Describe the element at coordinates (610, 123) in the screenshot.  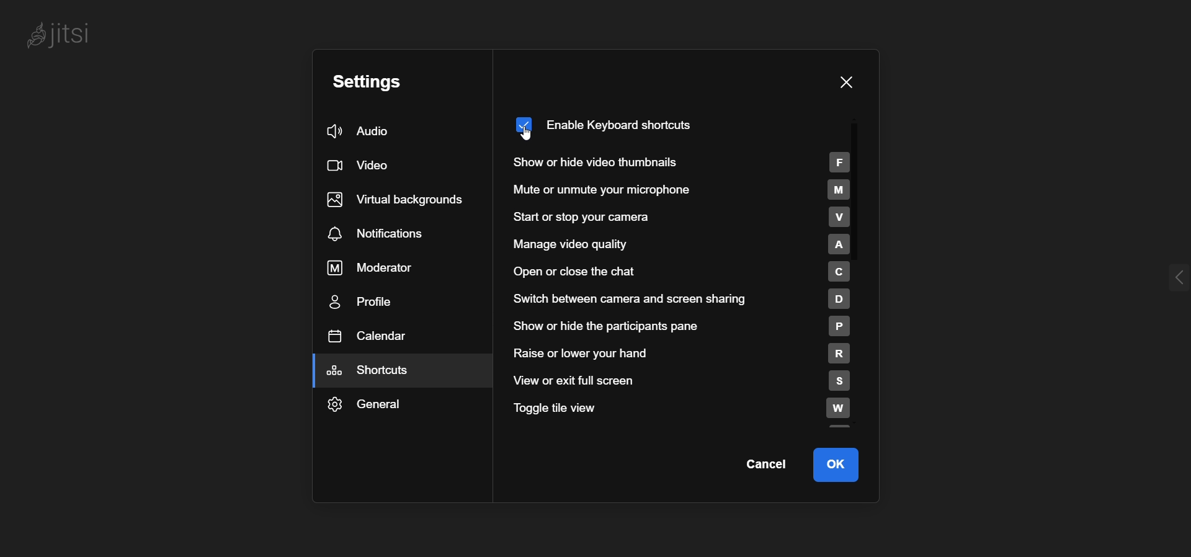
I see `enabled keyboard shortcut` at that location.